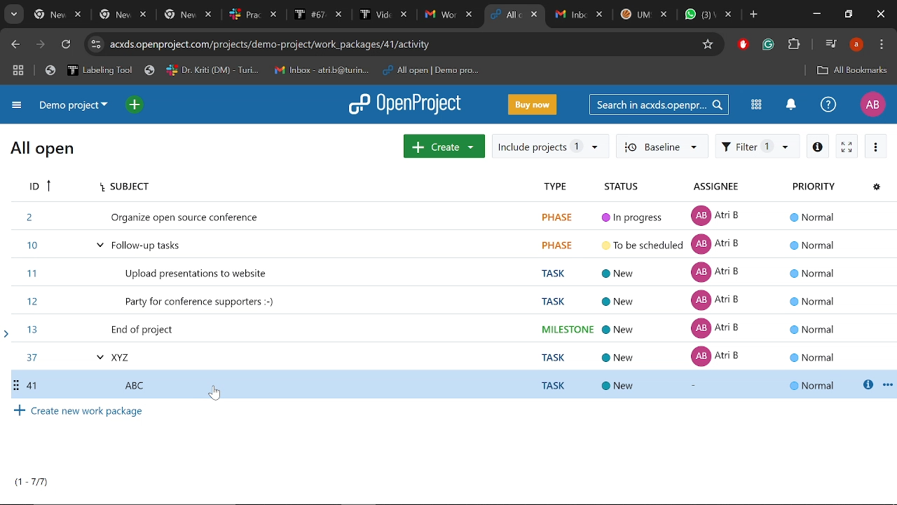  Describe the element at coordinates (400, 43) in the screenshot. I see `CIte address` at that location.